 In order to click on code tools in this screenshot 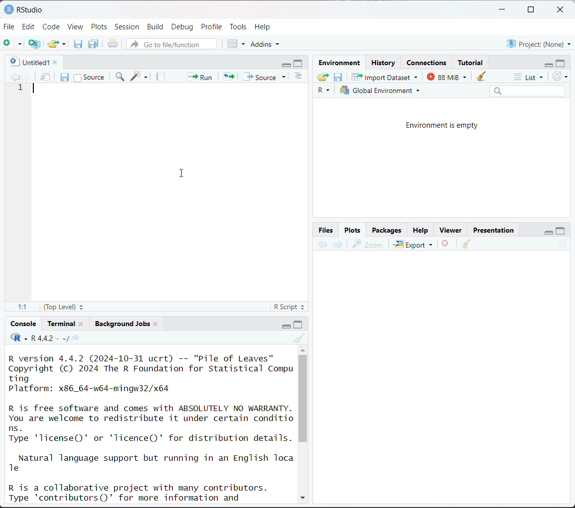, I will do `click(139, 76)`.